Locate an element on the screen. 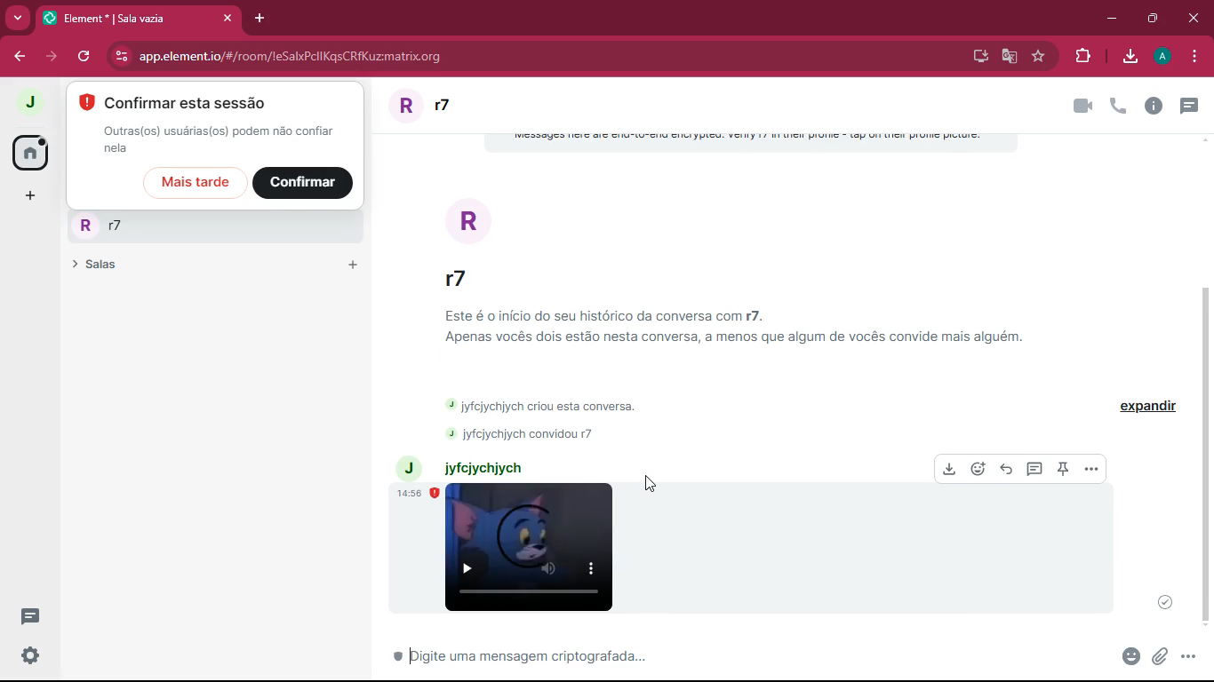 The image size is (1214, 682). message is located at coordinates (640, 654).